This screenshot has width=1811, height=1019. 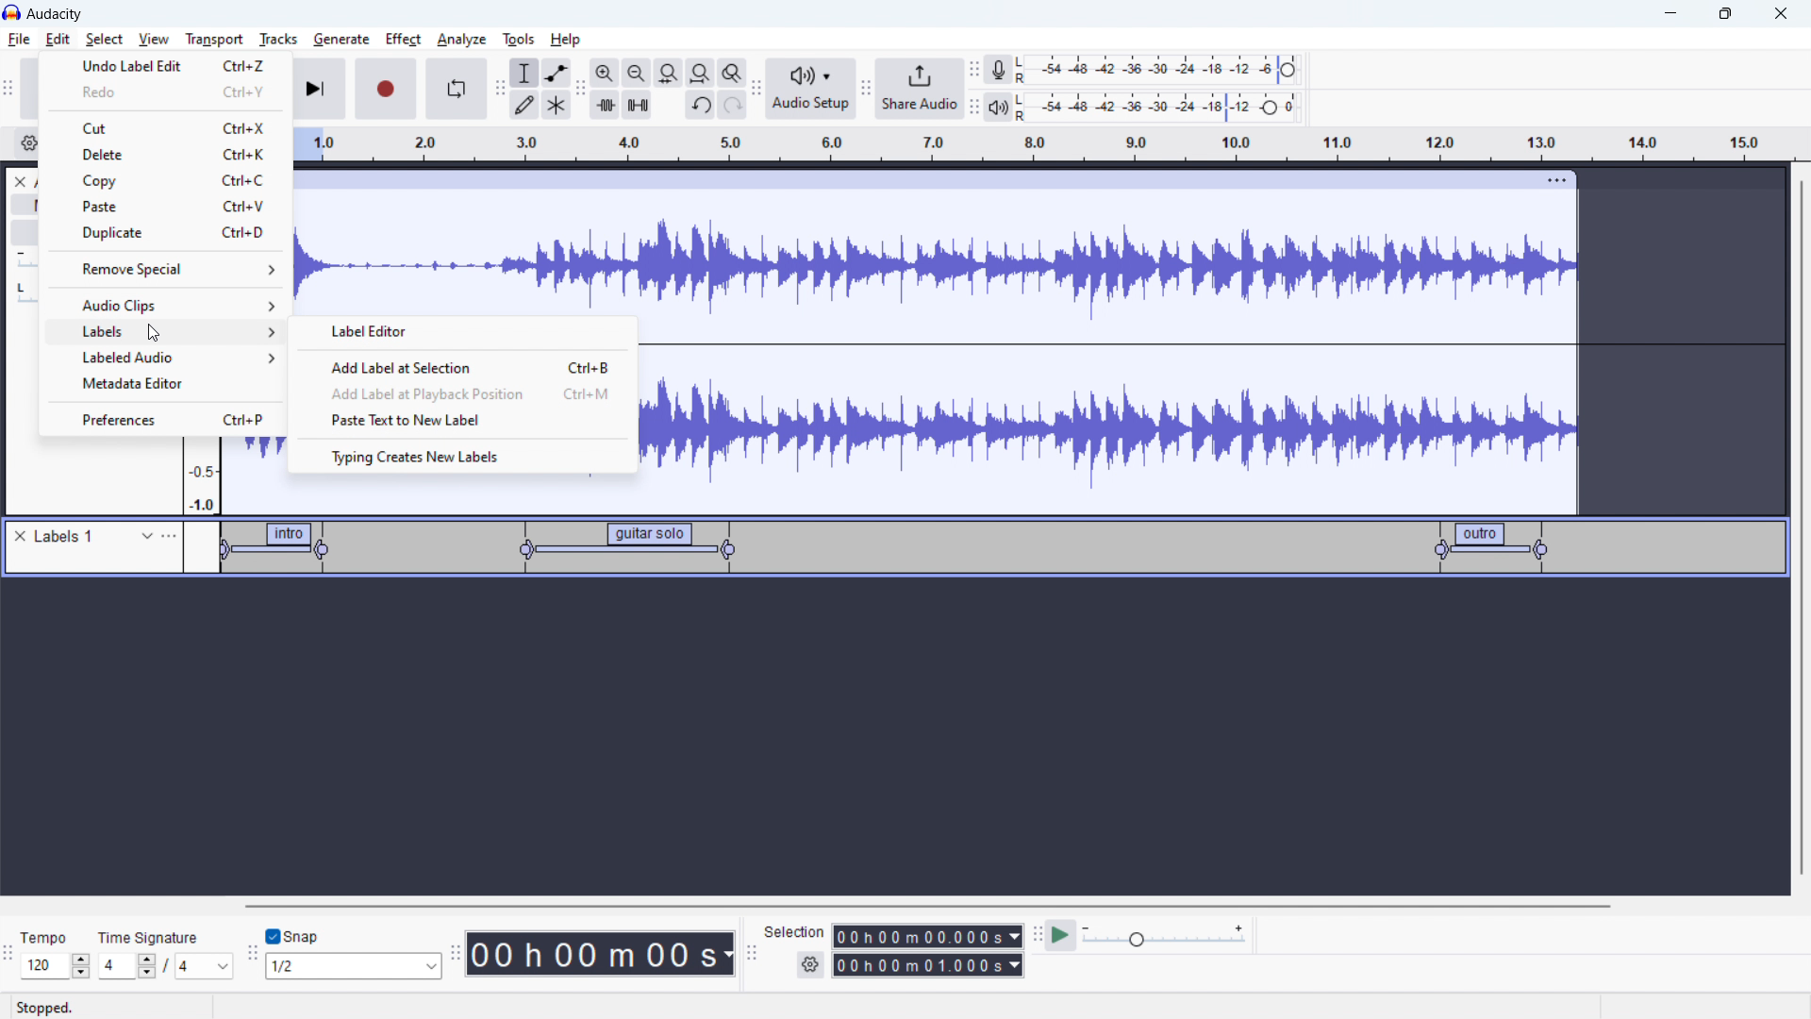 I want to click on undo, so click(x=733, y=105).